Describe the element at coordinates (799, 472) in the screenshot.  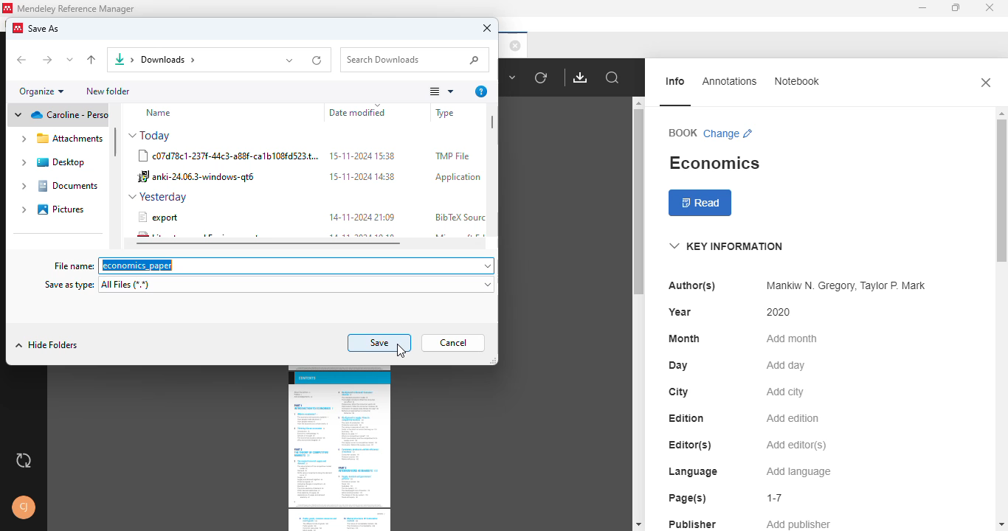
I see `add language` at that location.